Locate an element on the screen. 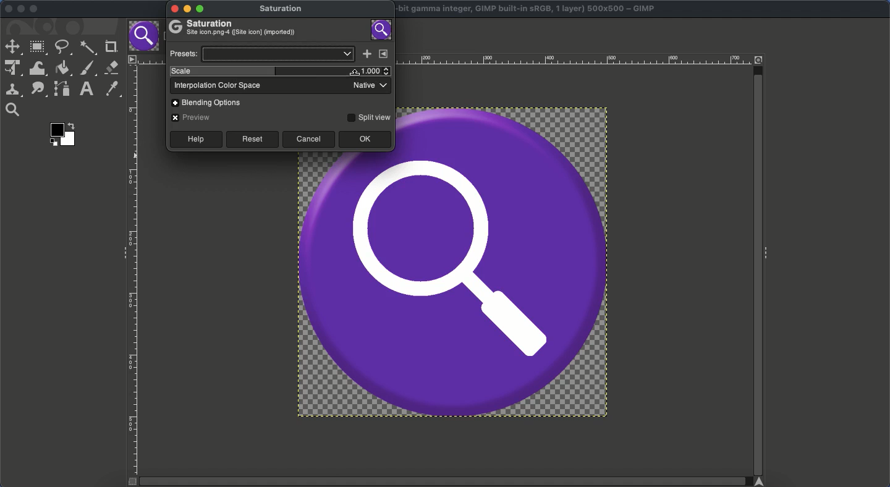 The height and width of the screenshot is (487, 890). OK is located at coordinates (365, 140).